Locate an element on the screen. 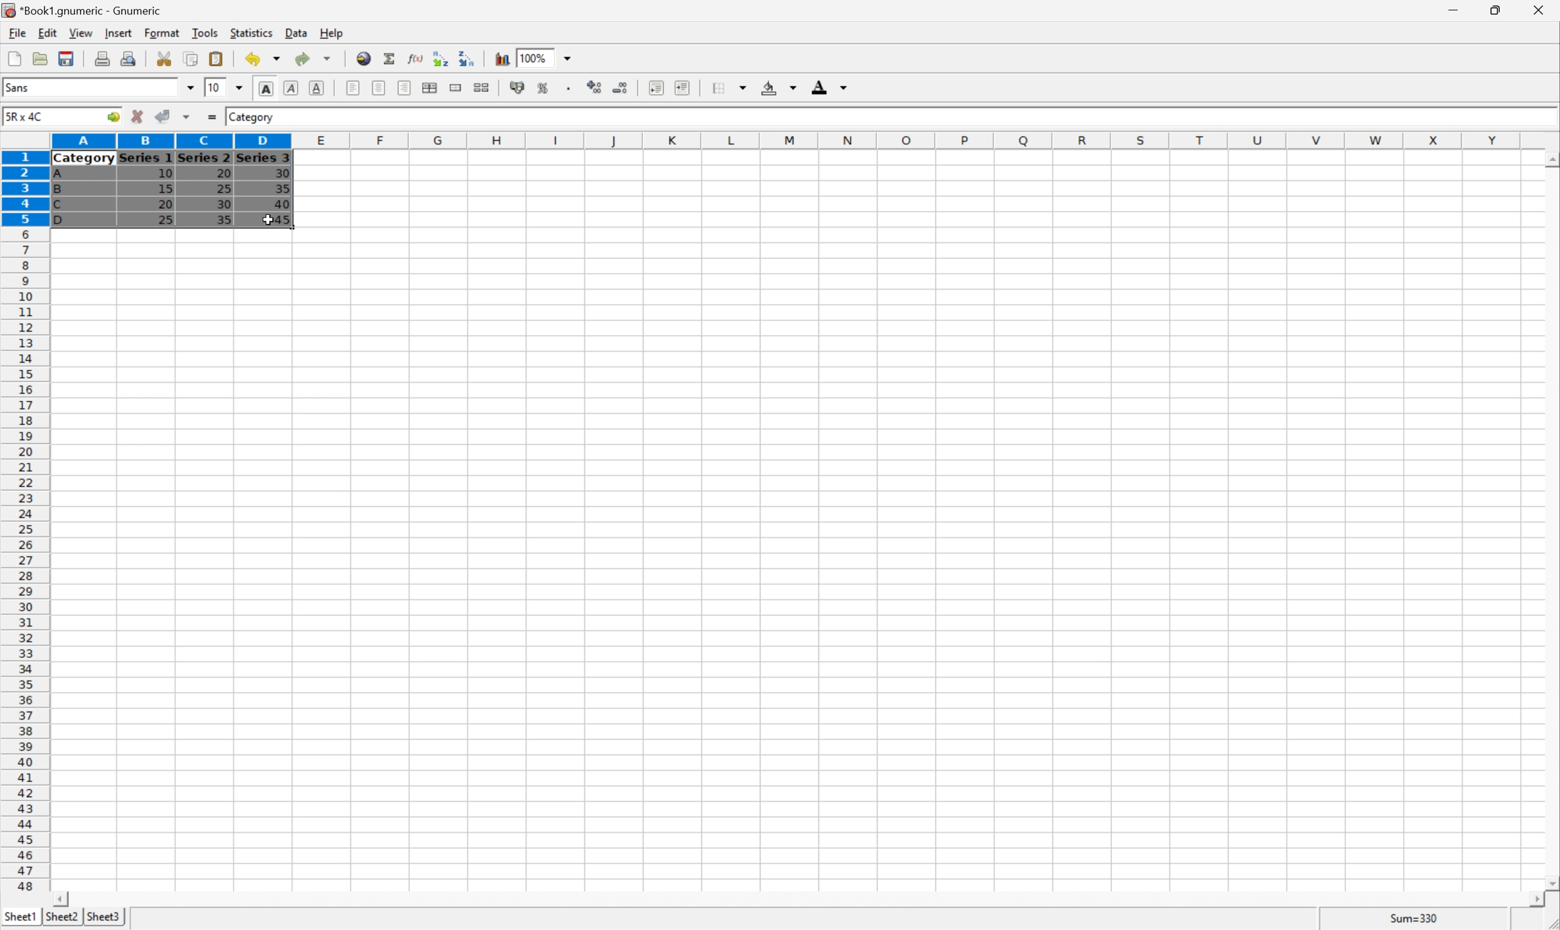  Format selection as percentage is located at coordinates (543, 88).